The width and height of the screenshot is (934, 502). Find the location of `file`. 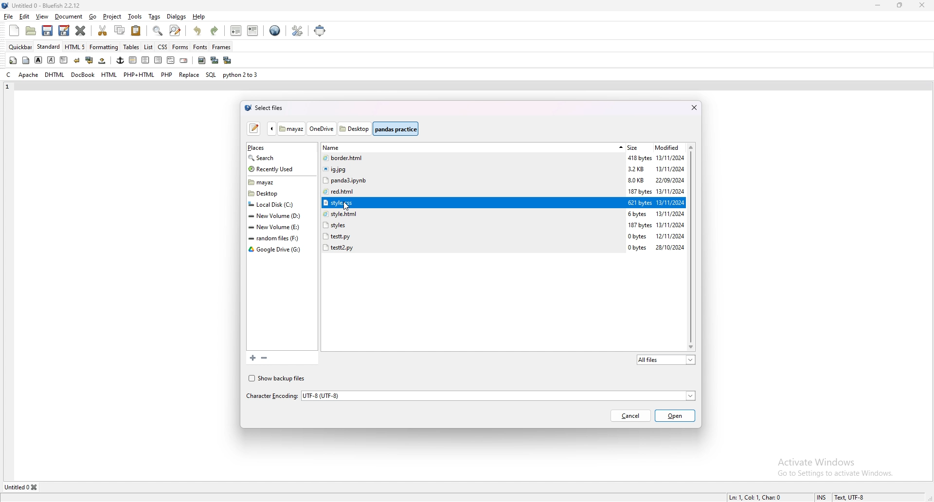

file is located at coordinates (472, 191).